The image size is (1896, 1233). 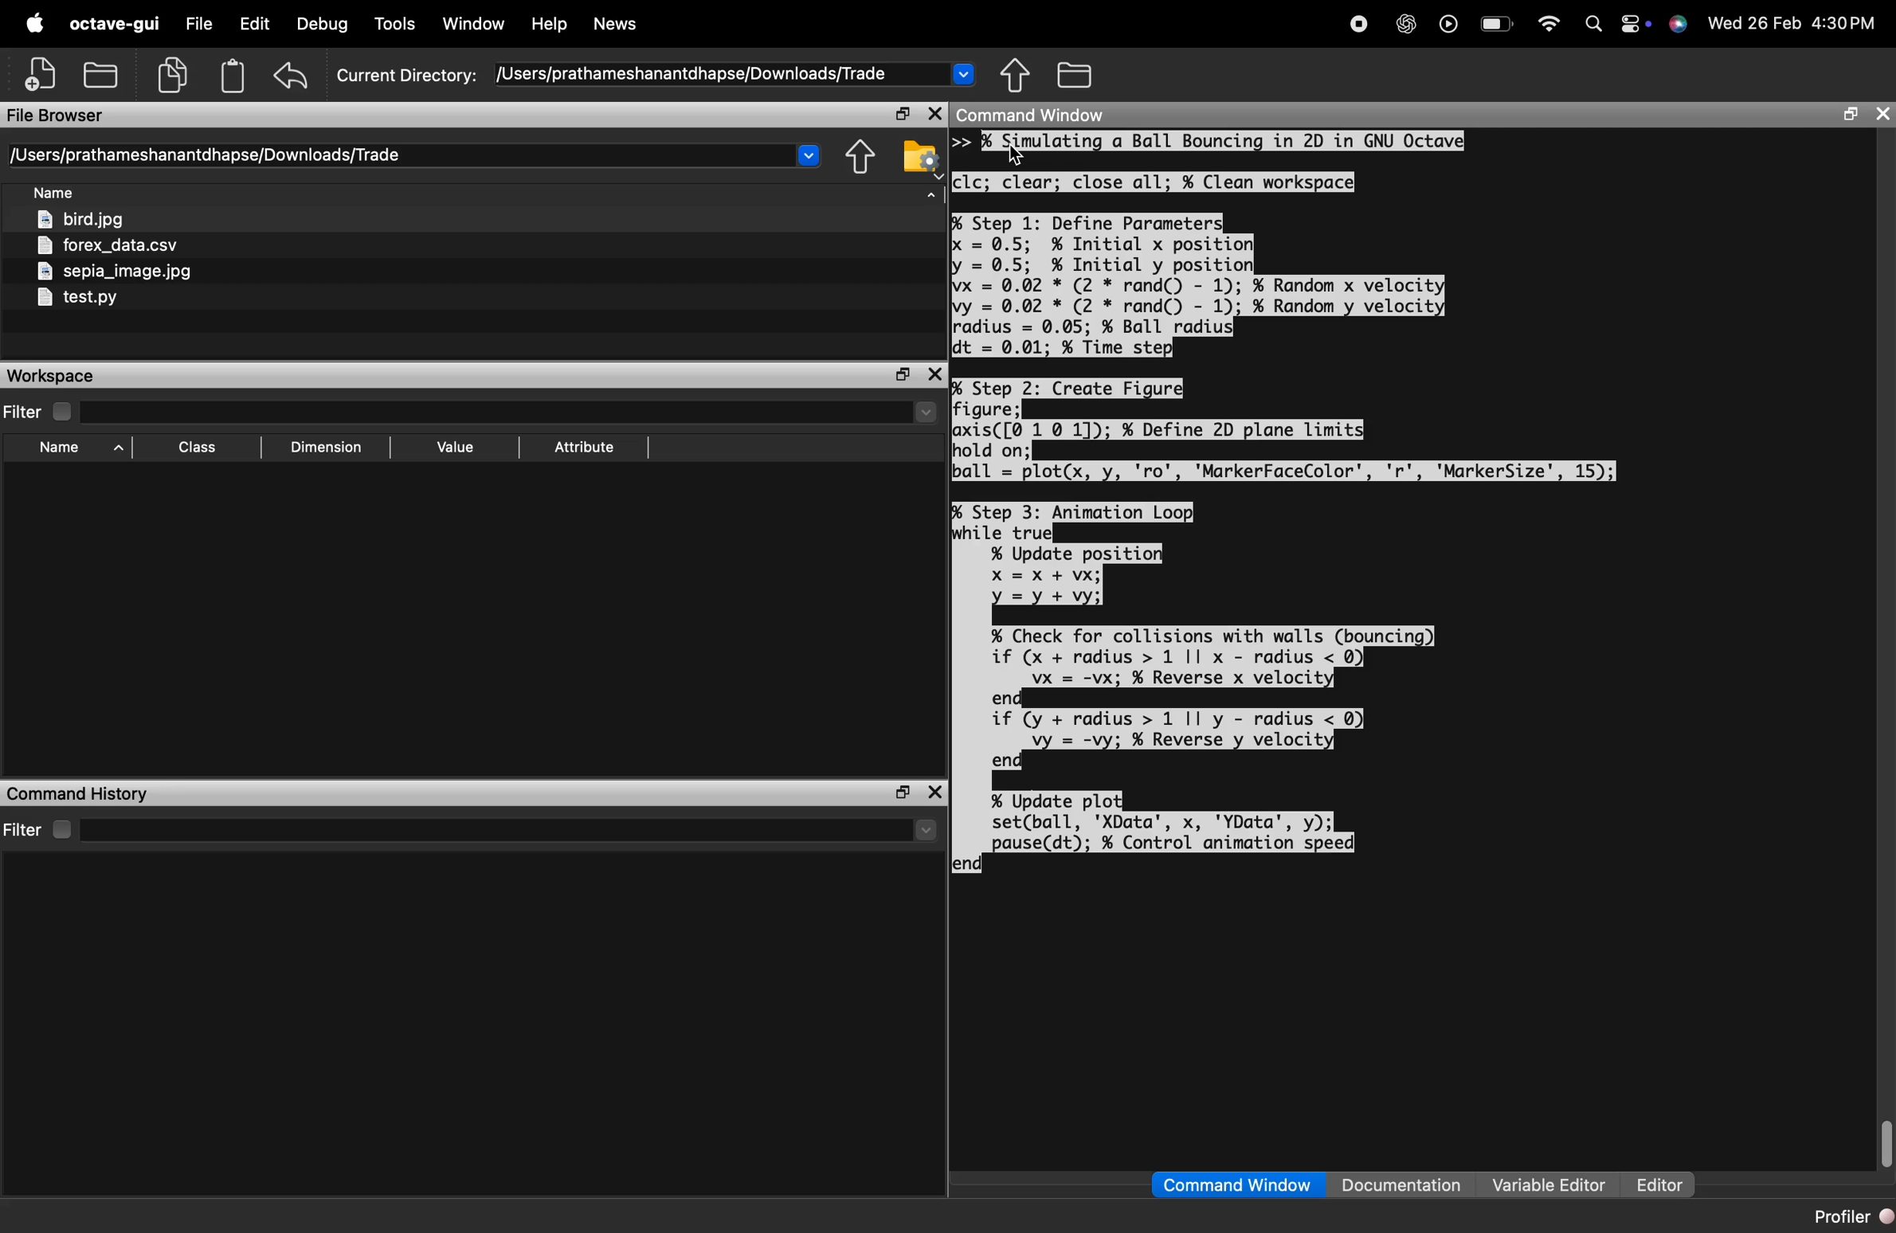 What do you see at coordinates (116, 272) in the screenshot?
I see ` sepia_image.jpg` at bounding box center [116, 272].